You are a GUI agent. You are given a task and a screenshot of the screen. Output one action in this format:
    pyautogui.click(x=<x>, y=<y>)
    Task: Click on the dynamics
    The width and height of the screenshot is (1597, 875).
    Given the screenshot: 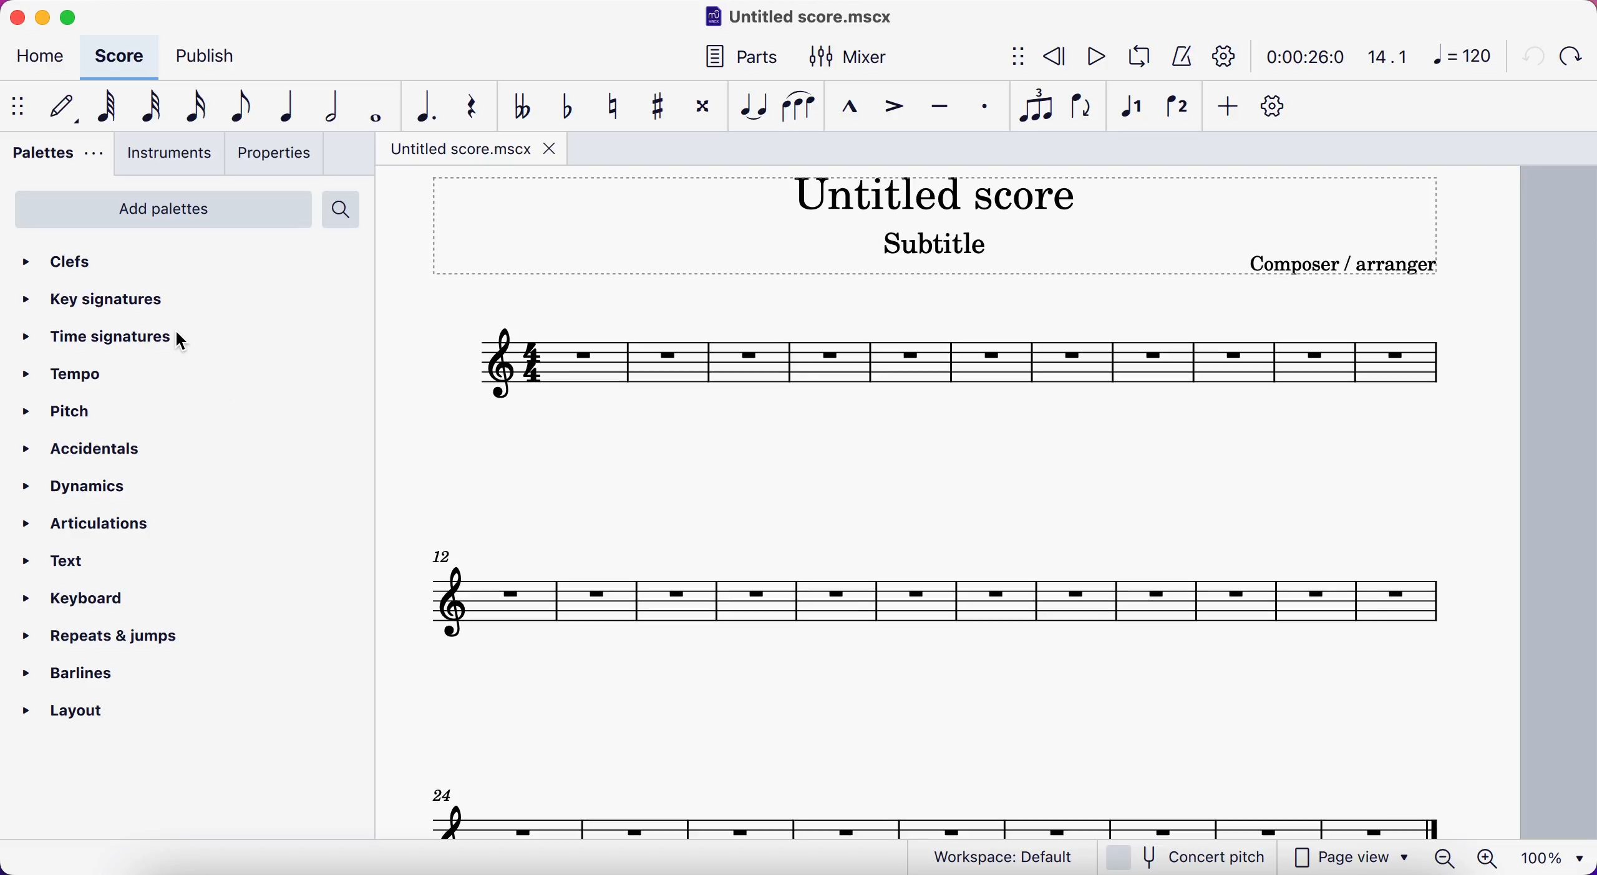 What is the action you would take?
    pyautogui.click(x=90, y=486)
    